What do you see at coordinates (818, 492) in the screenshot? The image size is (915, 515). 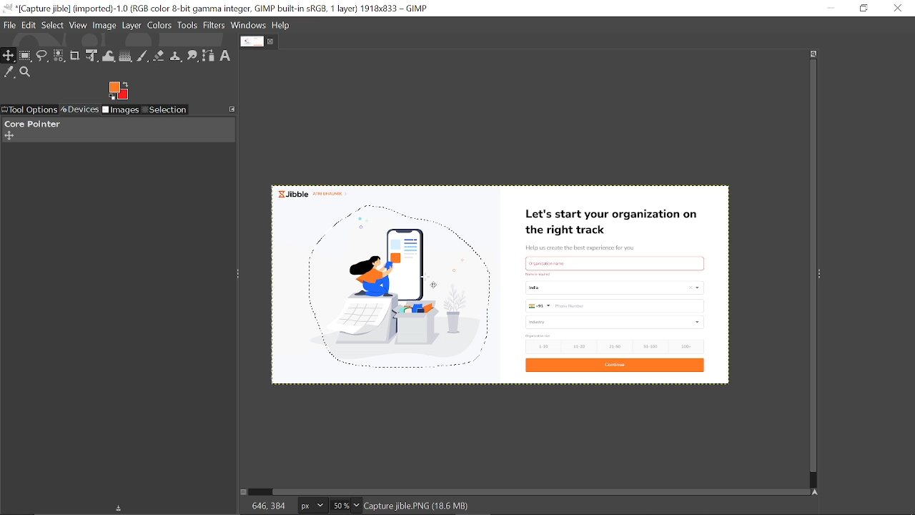 I see `Navigate this window` at bounding box center [818, 492].